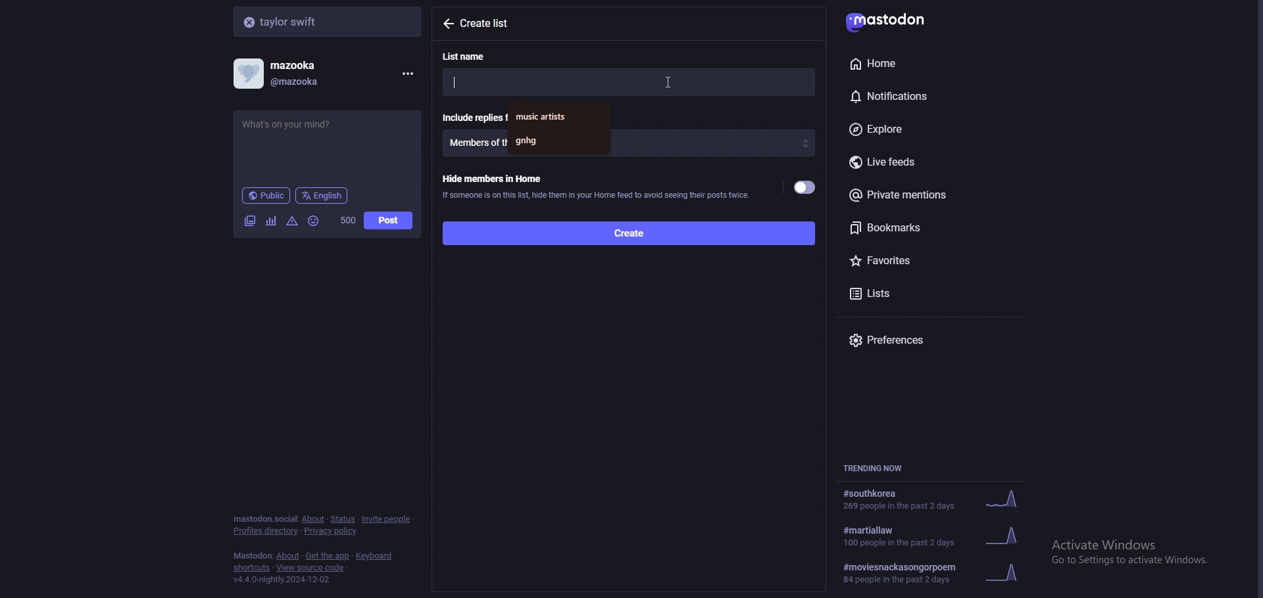 Image resolution: width=1263 pixels, height=598 pixels. Describe the element at coordinates (472, 56) in the screenshot. I see `list name` at that location.